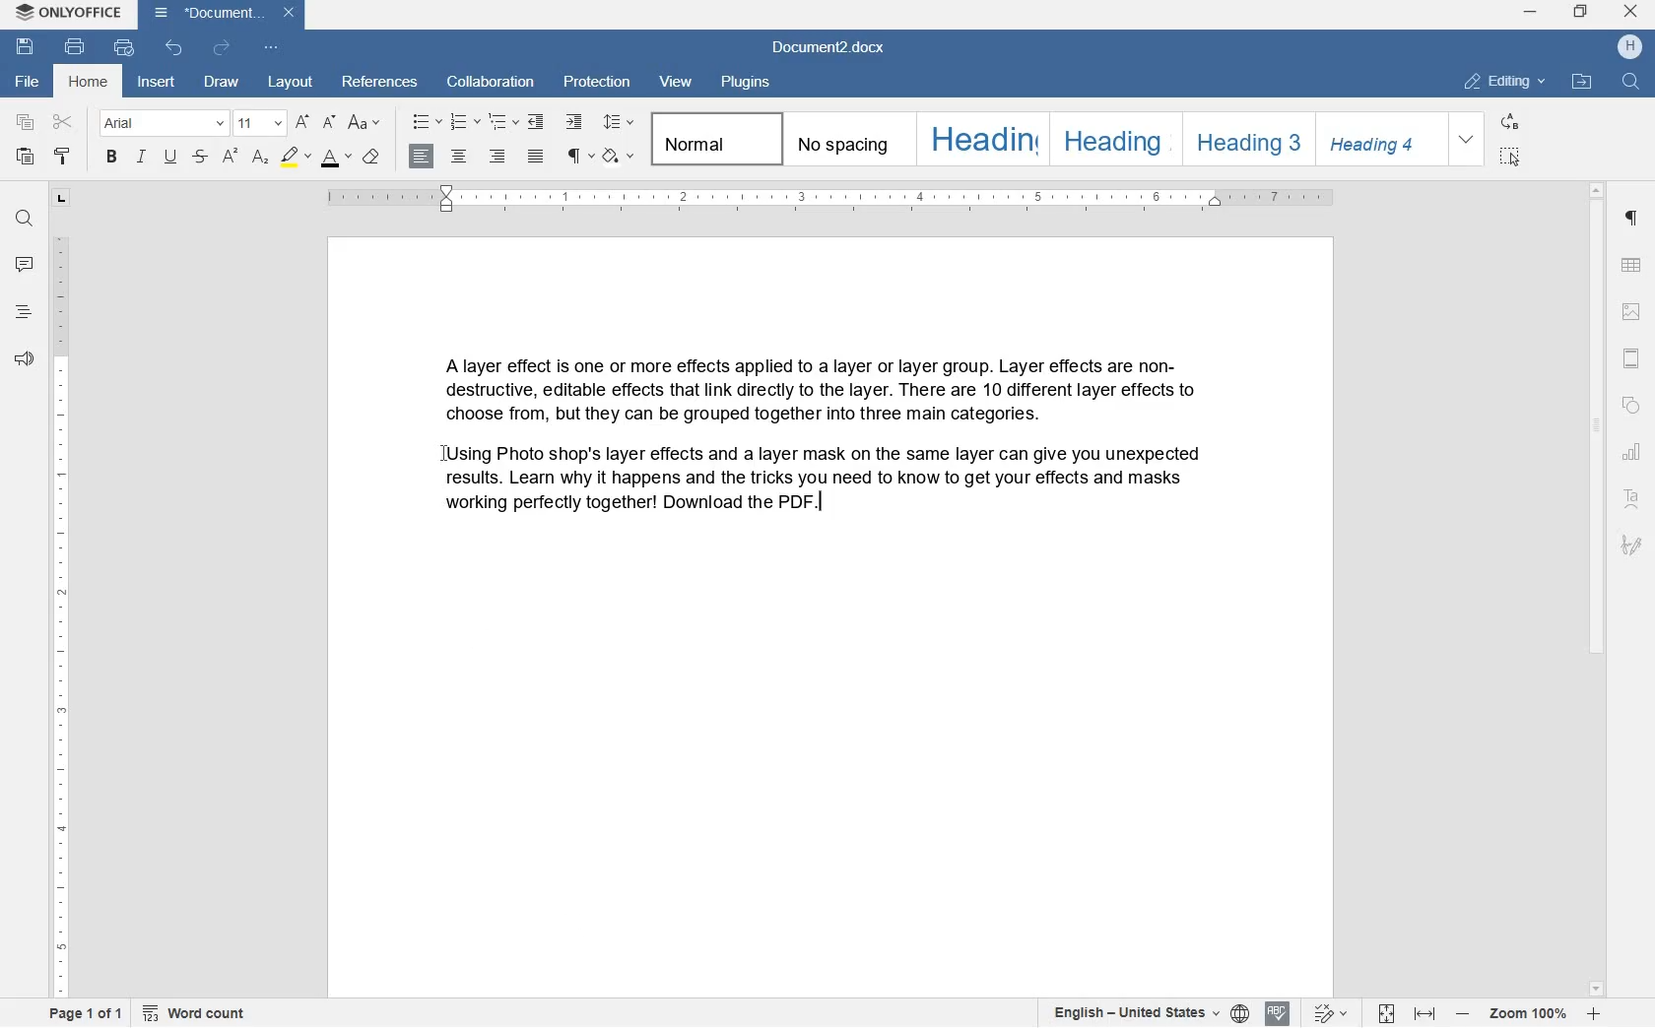 The width and height of the screenshot is (1655, 1028). I want to click on INCREASE INDENT, so click(573, 123).